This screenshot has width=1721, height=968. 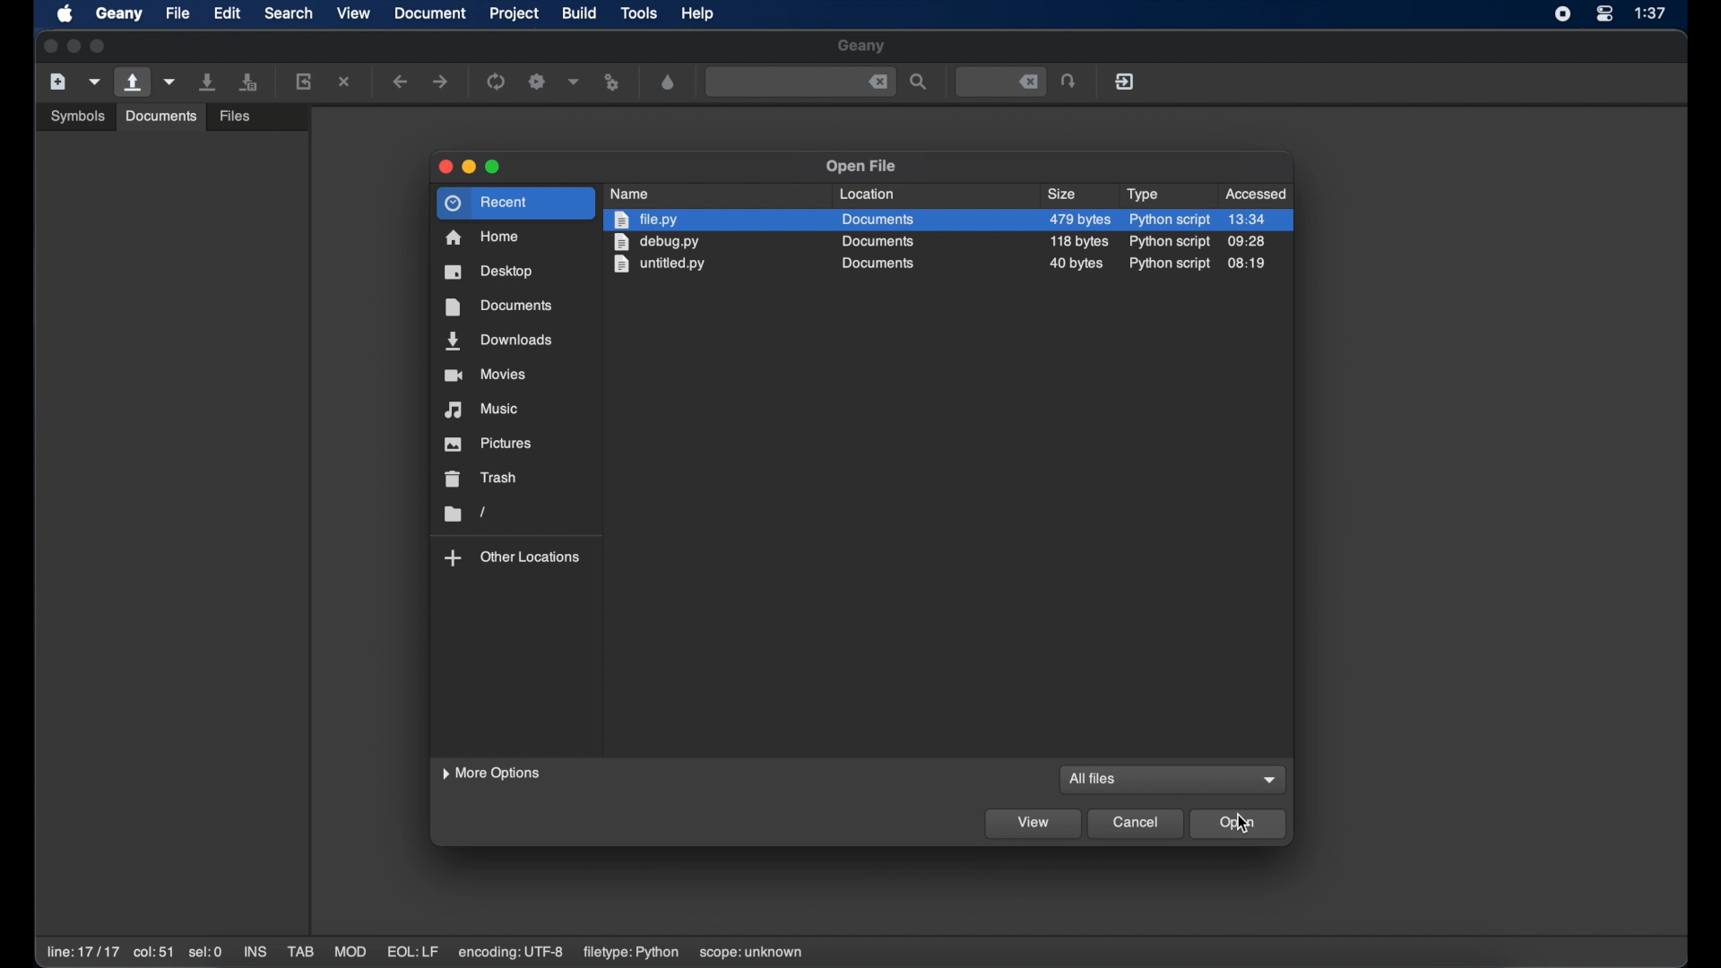 What do you see at coordinates (82, 952) in the screenshot?
I see `line 17/17` at bounding box center [82, 952].